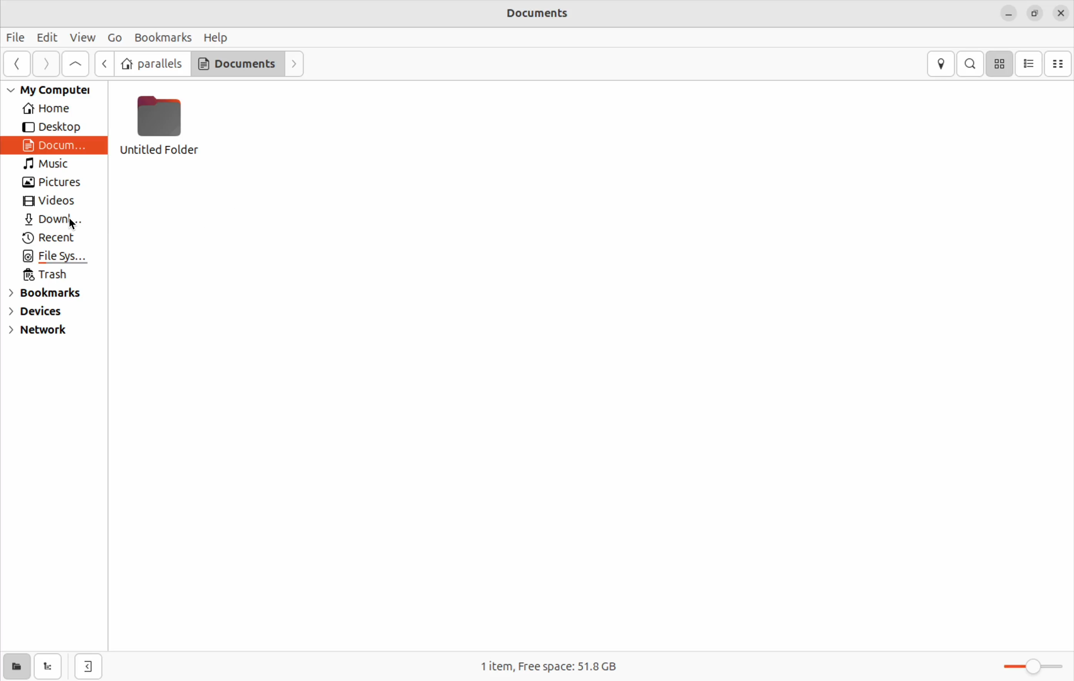 The width and height of the screenshot is (1074, 681). What do you see at coordinates (1059, 63) in the screenshot?
I see `compact view` at bounding box center [1059, 63].